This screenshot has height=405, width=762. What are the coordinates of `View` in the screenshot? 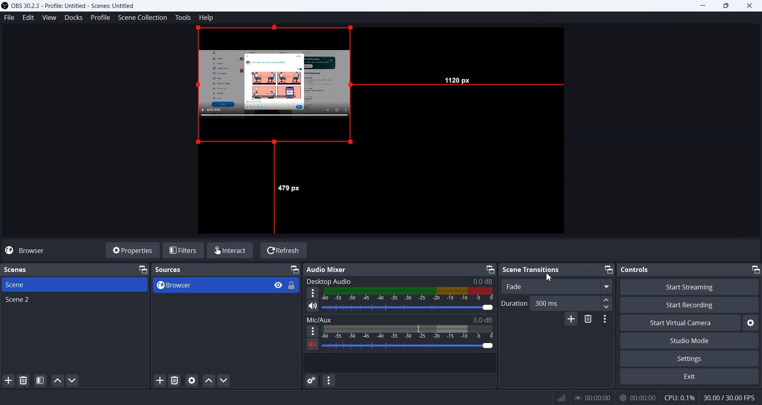 It's located at (49, 17).